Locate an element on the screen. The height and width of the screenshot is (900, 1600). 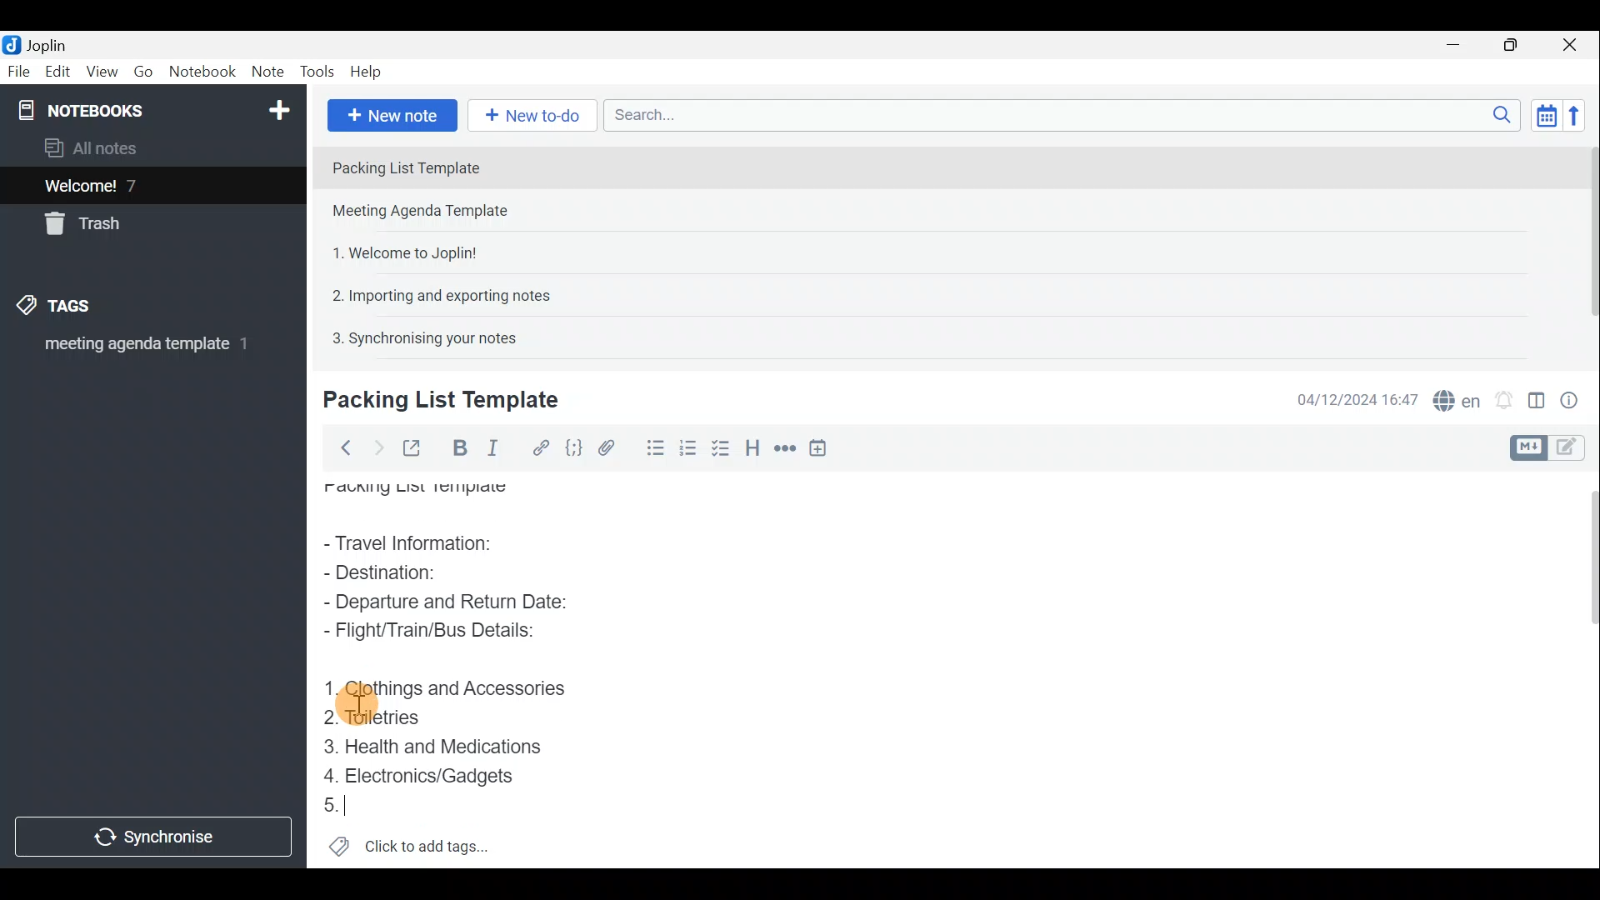
Bold is located at coordinates (457, 447).